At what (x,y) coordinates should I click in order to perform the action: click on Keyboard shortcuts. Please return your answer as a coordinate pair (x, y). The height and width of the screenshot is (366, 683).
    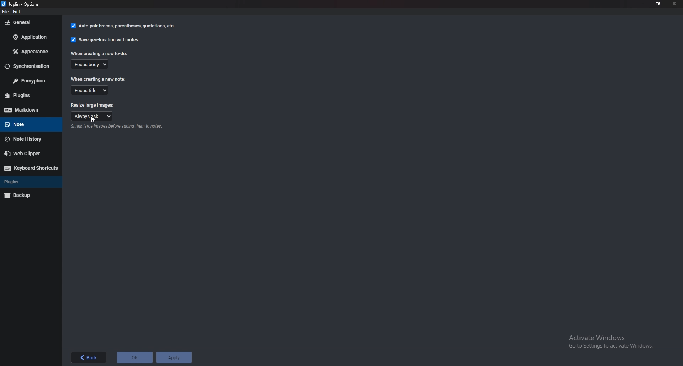
    Looking at the image, I should click on (30, 168).